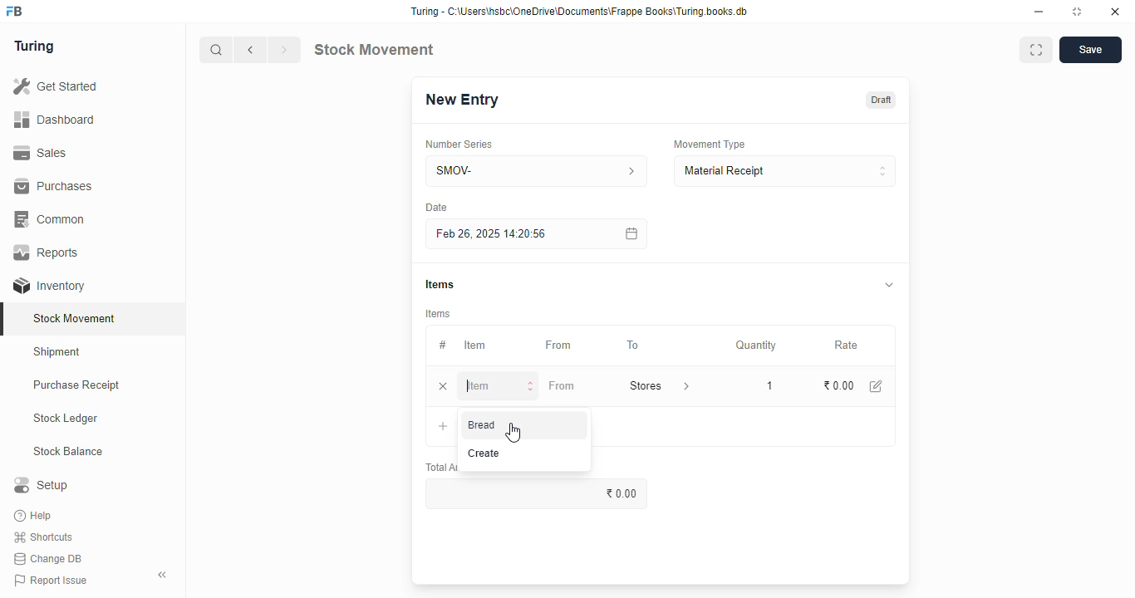  Describe the element at coordinates (51, 580) in the screenshot. I see `report issue` at that location.